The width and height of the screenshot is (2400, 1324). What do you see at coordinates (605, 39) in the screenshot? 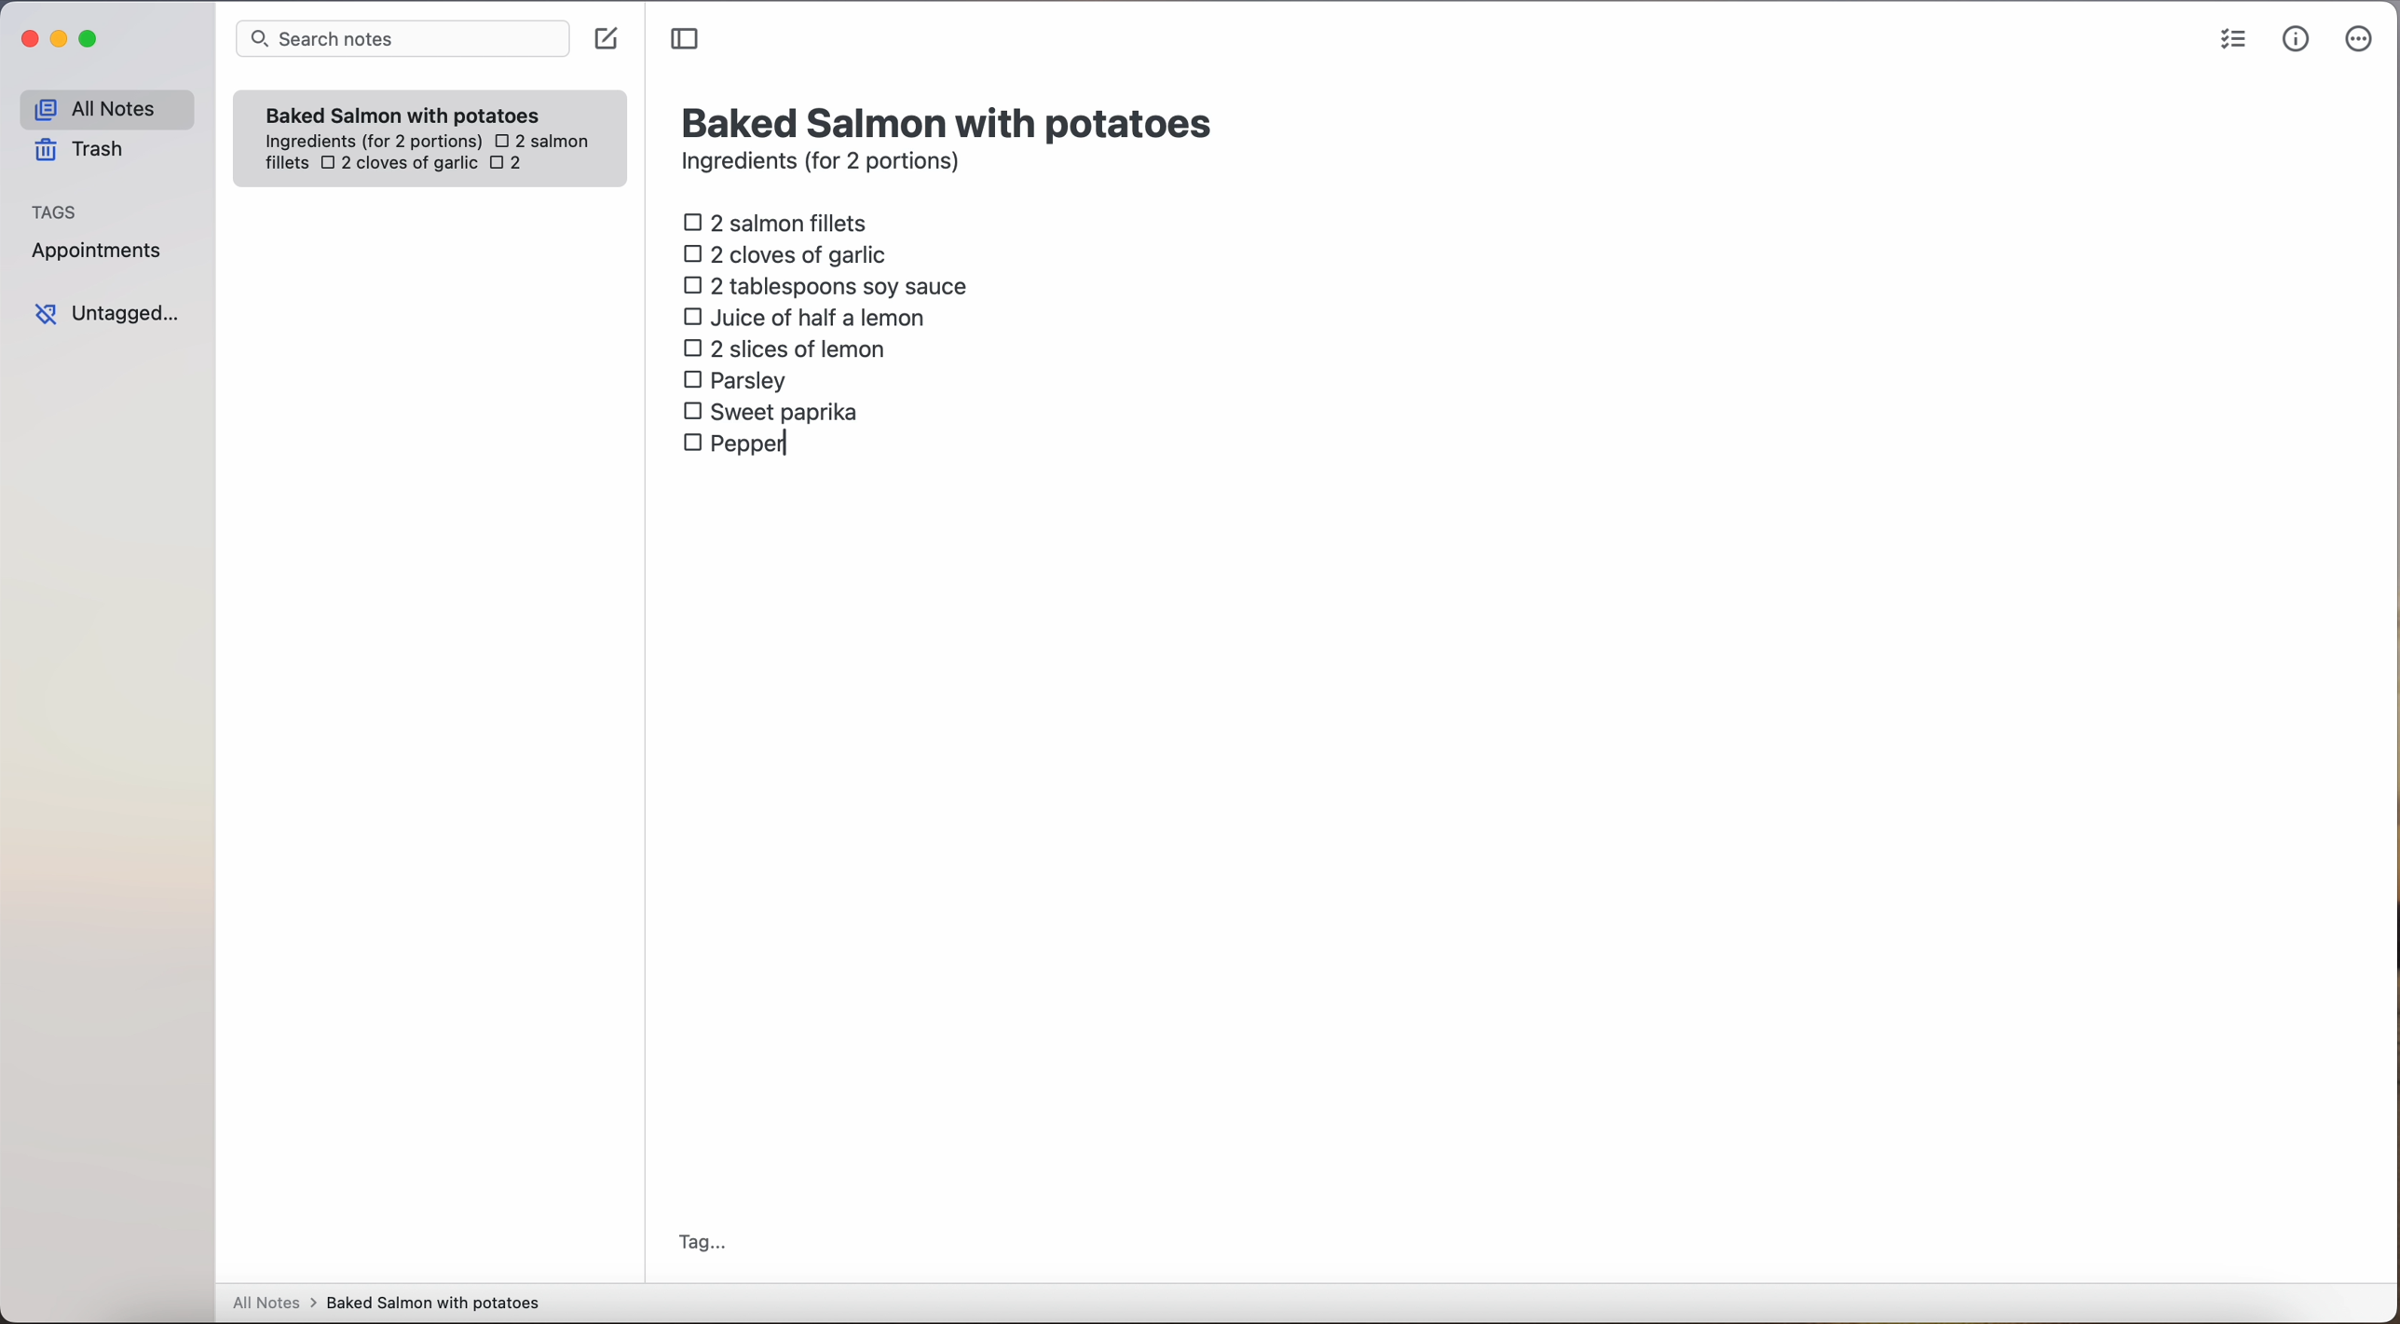
I see `create note` at bounding box center [605, 39].